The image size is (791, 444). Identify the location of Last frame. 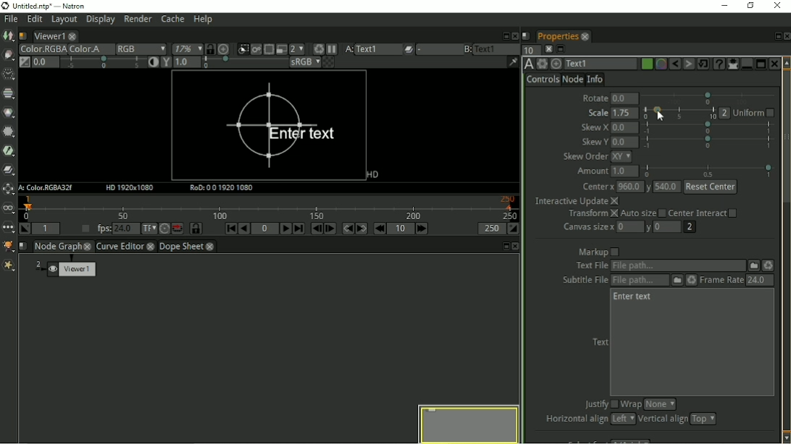
(299, 229).